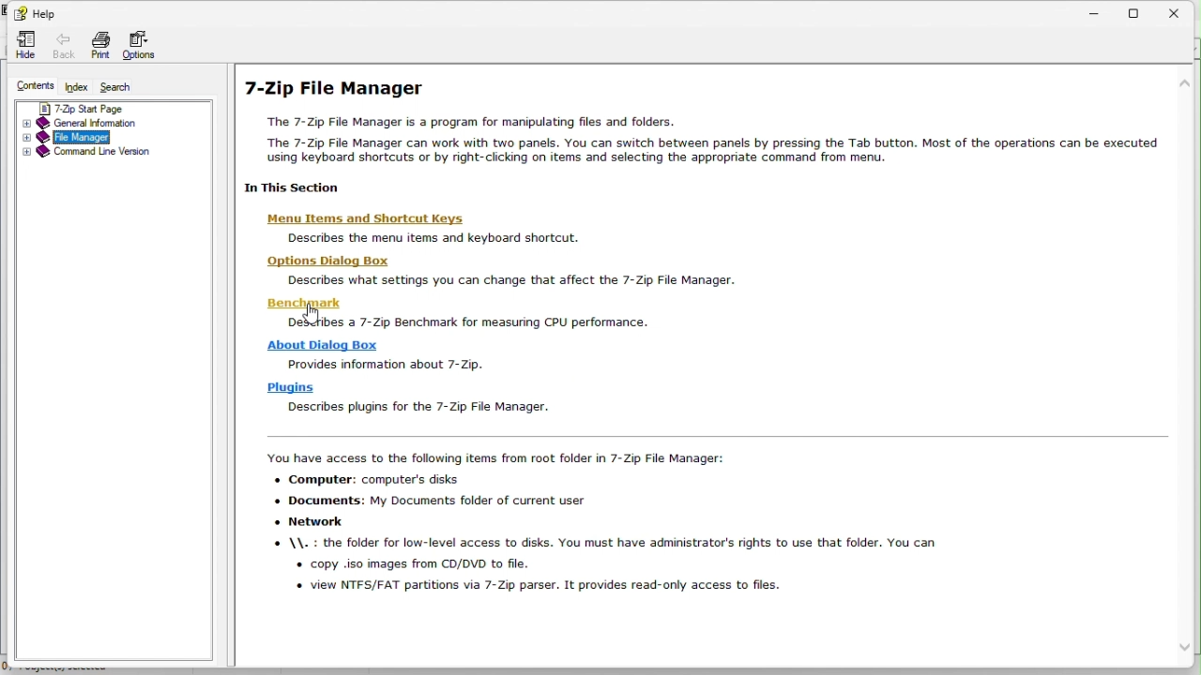  What do you see at coordinates (108, 125) in the screenshot?
I see `General information` at bounding box center [108, 125].